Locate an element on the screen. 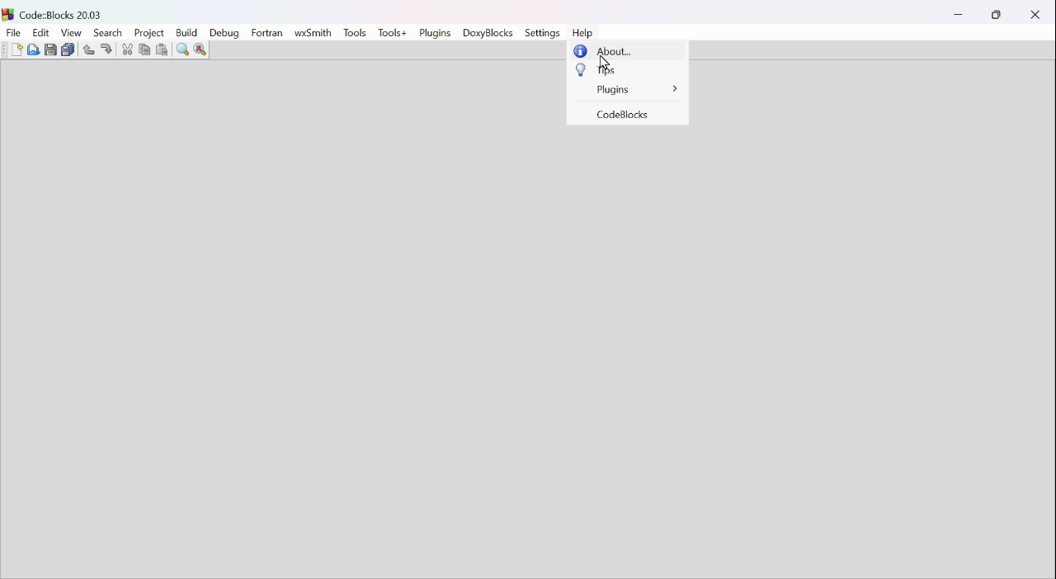 The image size is (1056, 579). Close is located at coordinates (1034, 16).